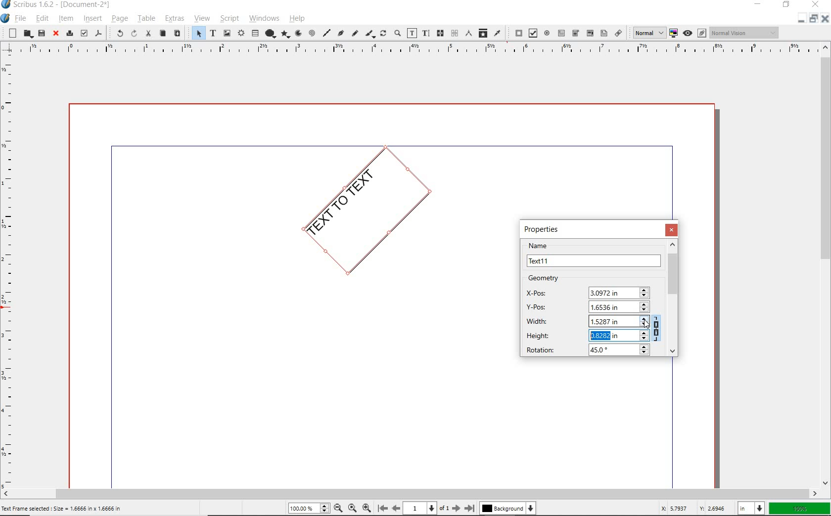 This screenshot has width=831, height=516. I want to click on system name, so click(63, 6).